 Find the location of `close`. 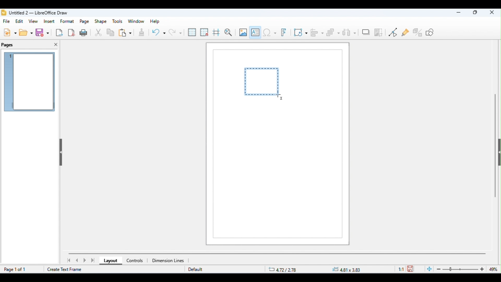

close is located at coordinates (492, 13).